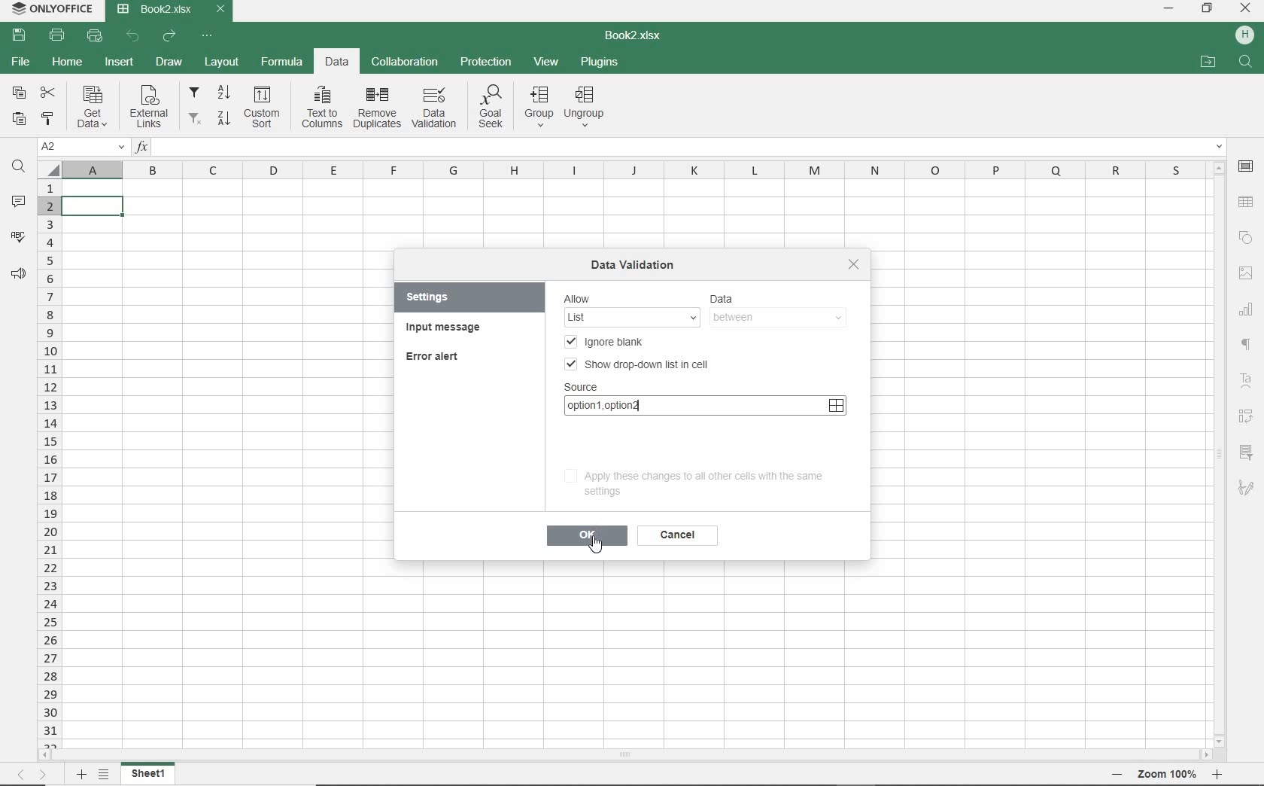  What do you see at coordinates (1246, 453) in the screenshot?
I see `SLICER` at bounding box center [1246, 453].